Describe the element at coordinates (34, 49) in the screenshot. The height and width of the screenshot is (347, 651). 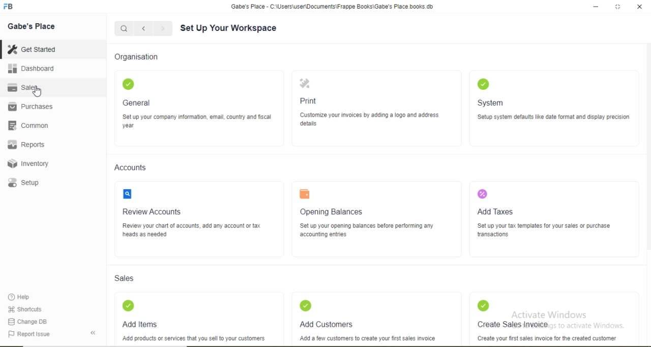
I see `Get Started` at that location.